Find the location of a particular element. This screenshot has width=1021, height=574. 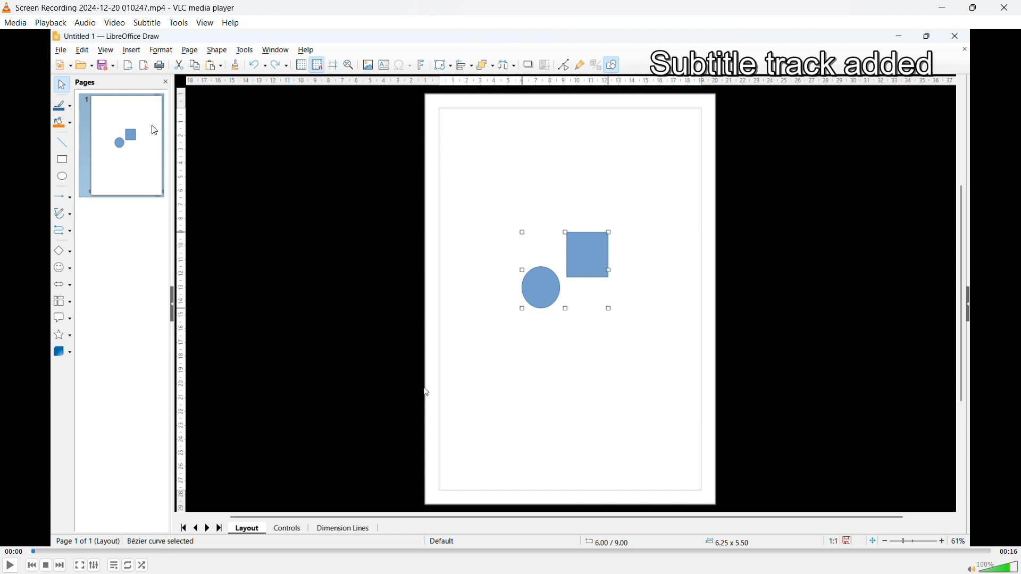

text box is located at coordinates (383, 63).